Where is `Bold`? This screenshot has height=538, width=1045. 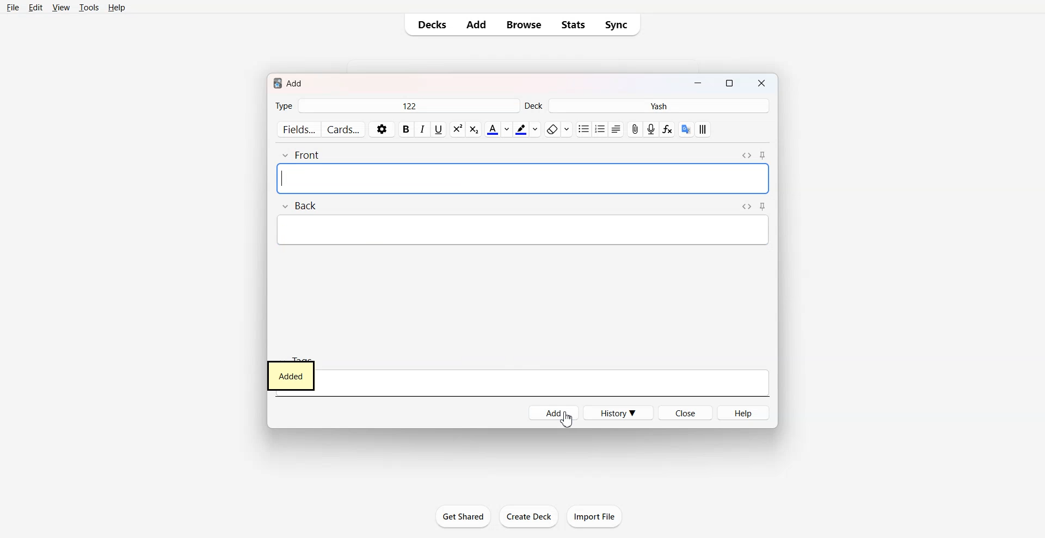 Bold is located at coordinates (406, 129).